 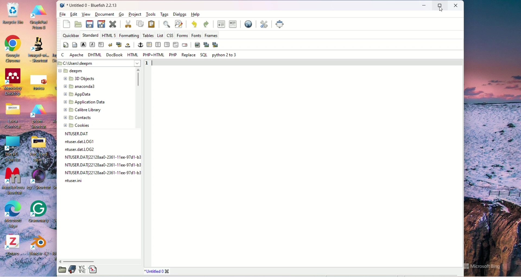 I want to click on emphasize, so click(x=92, y=44).